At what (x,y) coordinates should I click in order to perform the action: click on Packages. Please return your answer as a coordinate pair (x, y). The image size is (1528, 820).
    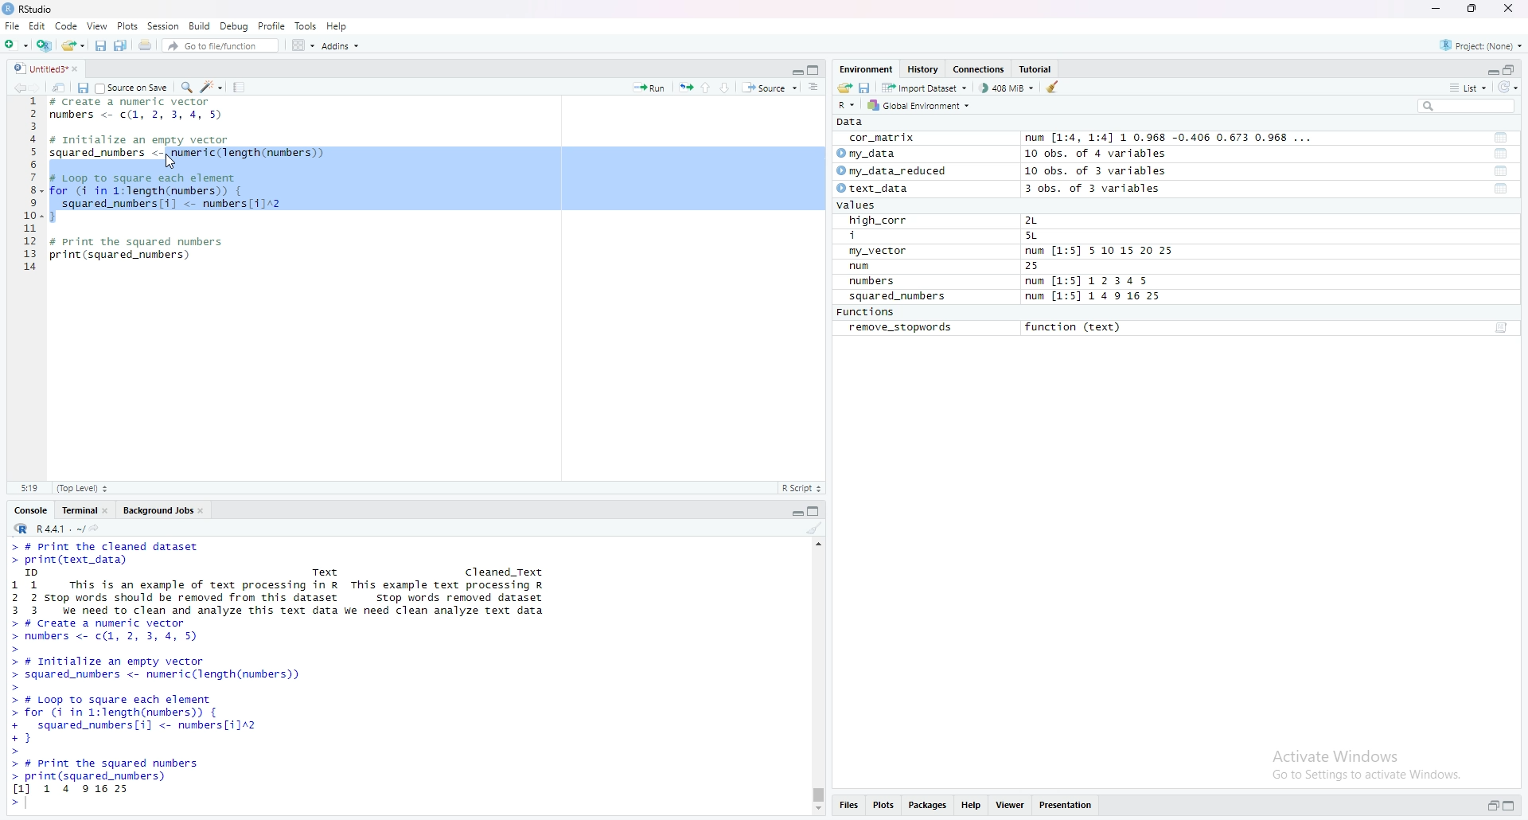
    Looking at the image, I should click on (929, 806).